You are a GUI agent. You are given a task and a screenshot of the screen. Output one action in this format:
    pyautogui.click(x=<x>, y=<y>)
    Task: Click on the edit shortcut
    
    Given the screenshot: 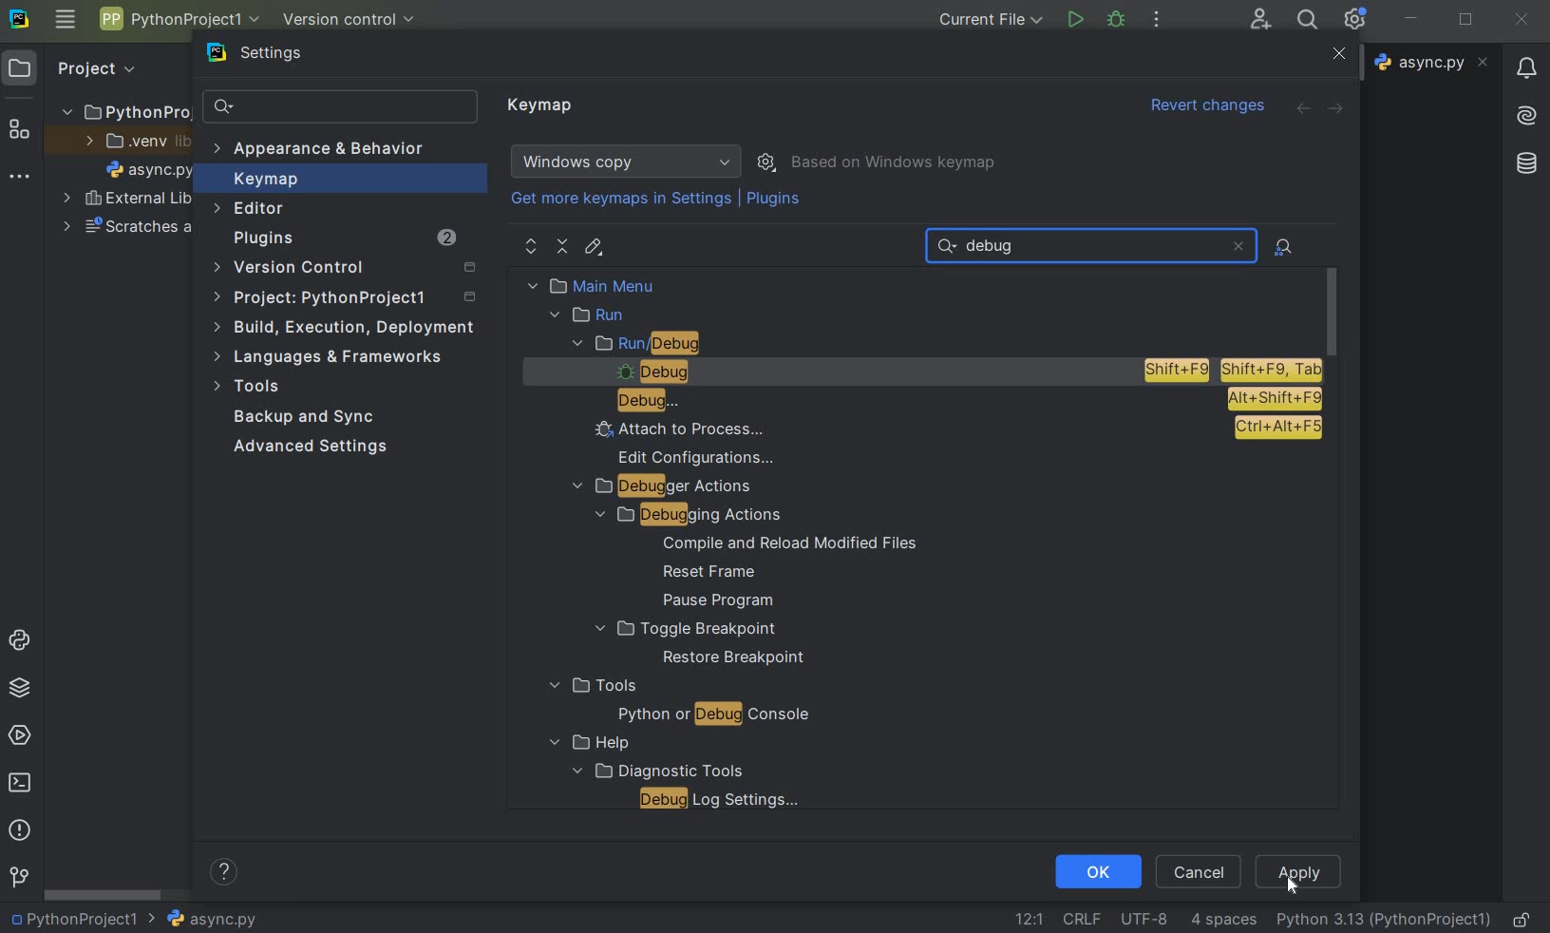 What is the action you would take?
    pyautogui.click(x=593, y=247)
    